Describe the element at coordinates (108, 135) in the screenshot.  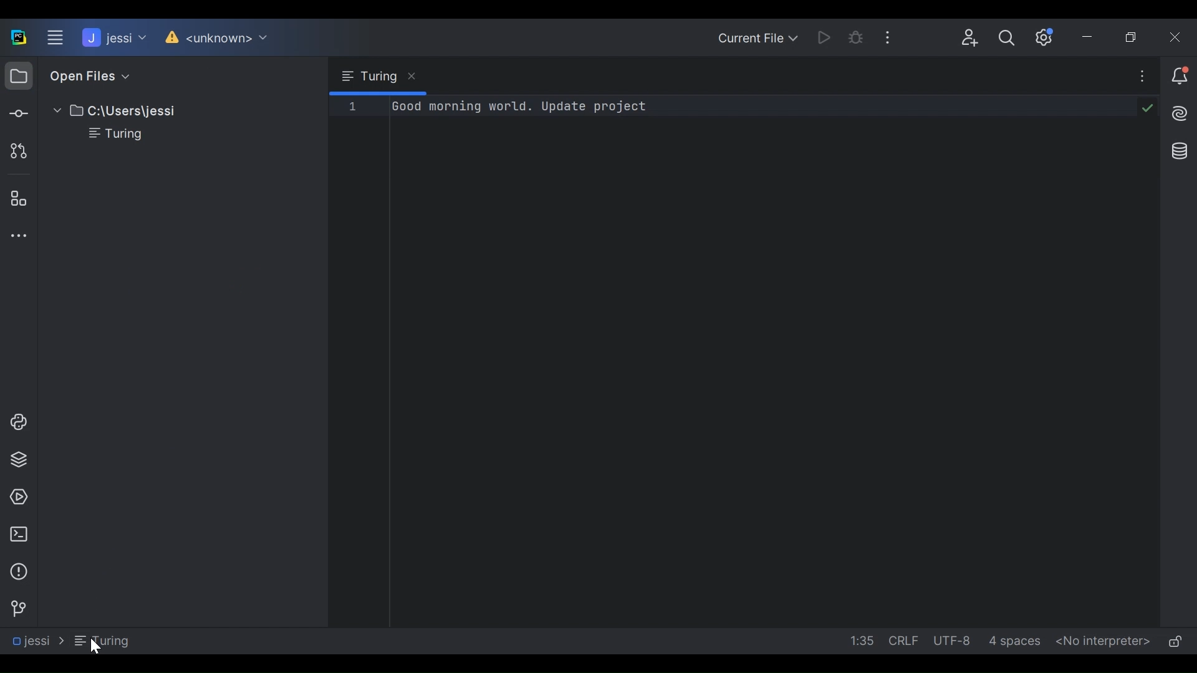
I see `File` at that location.